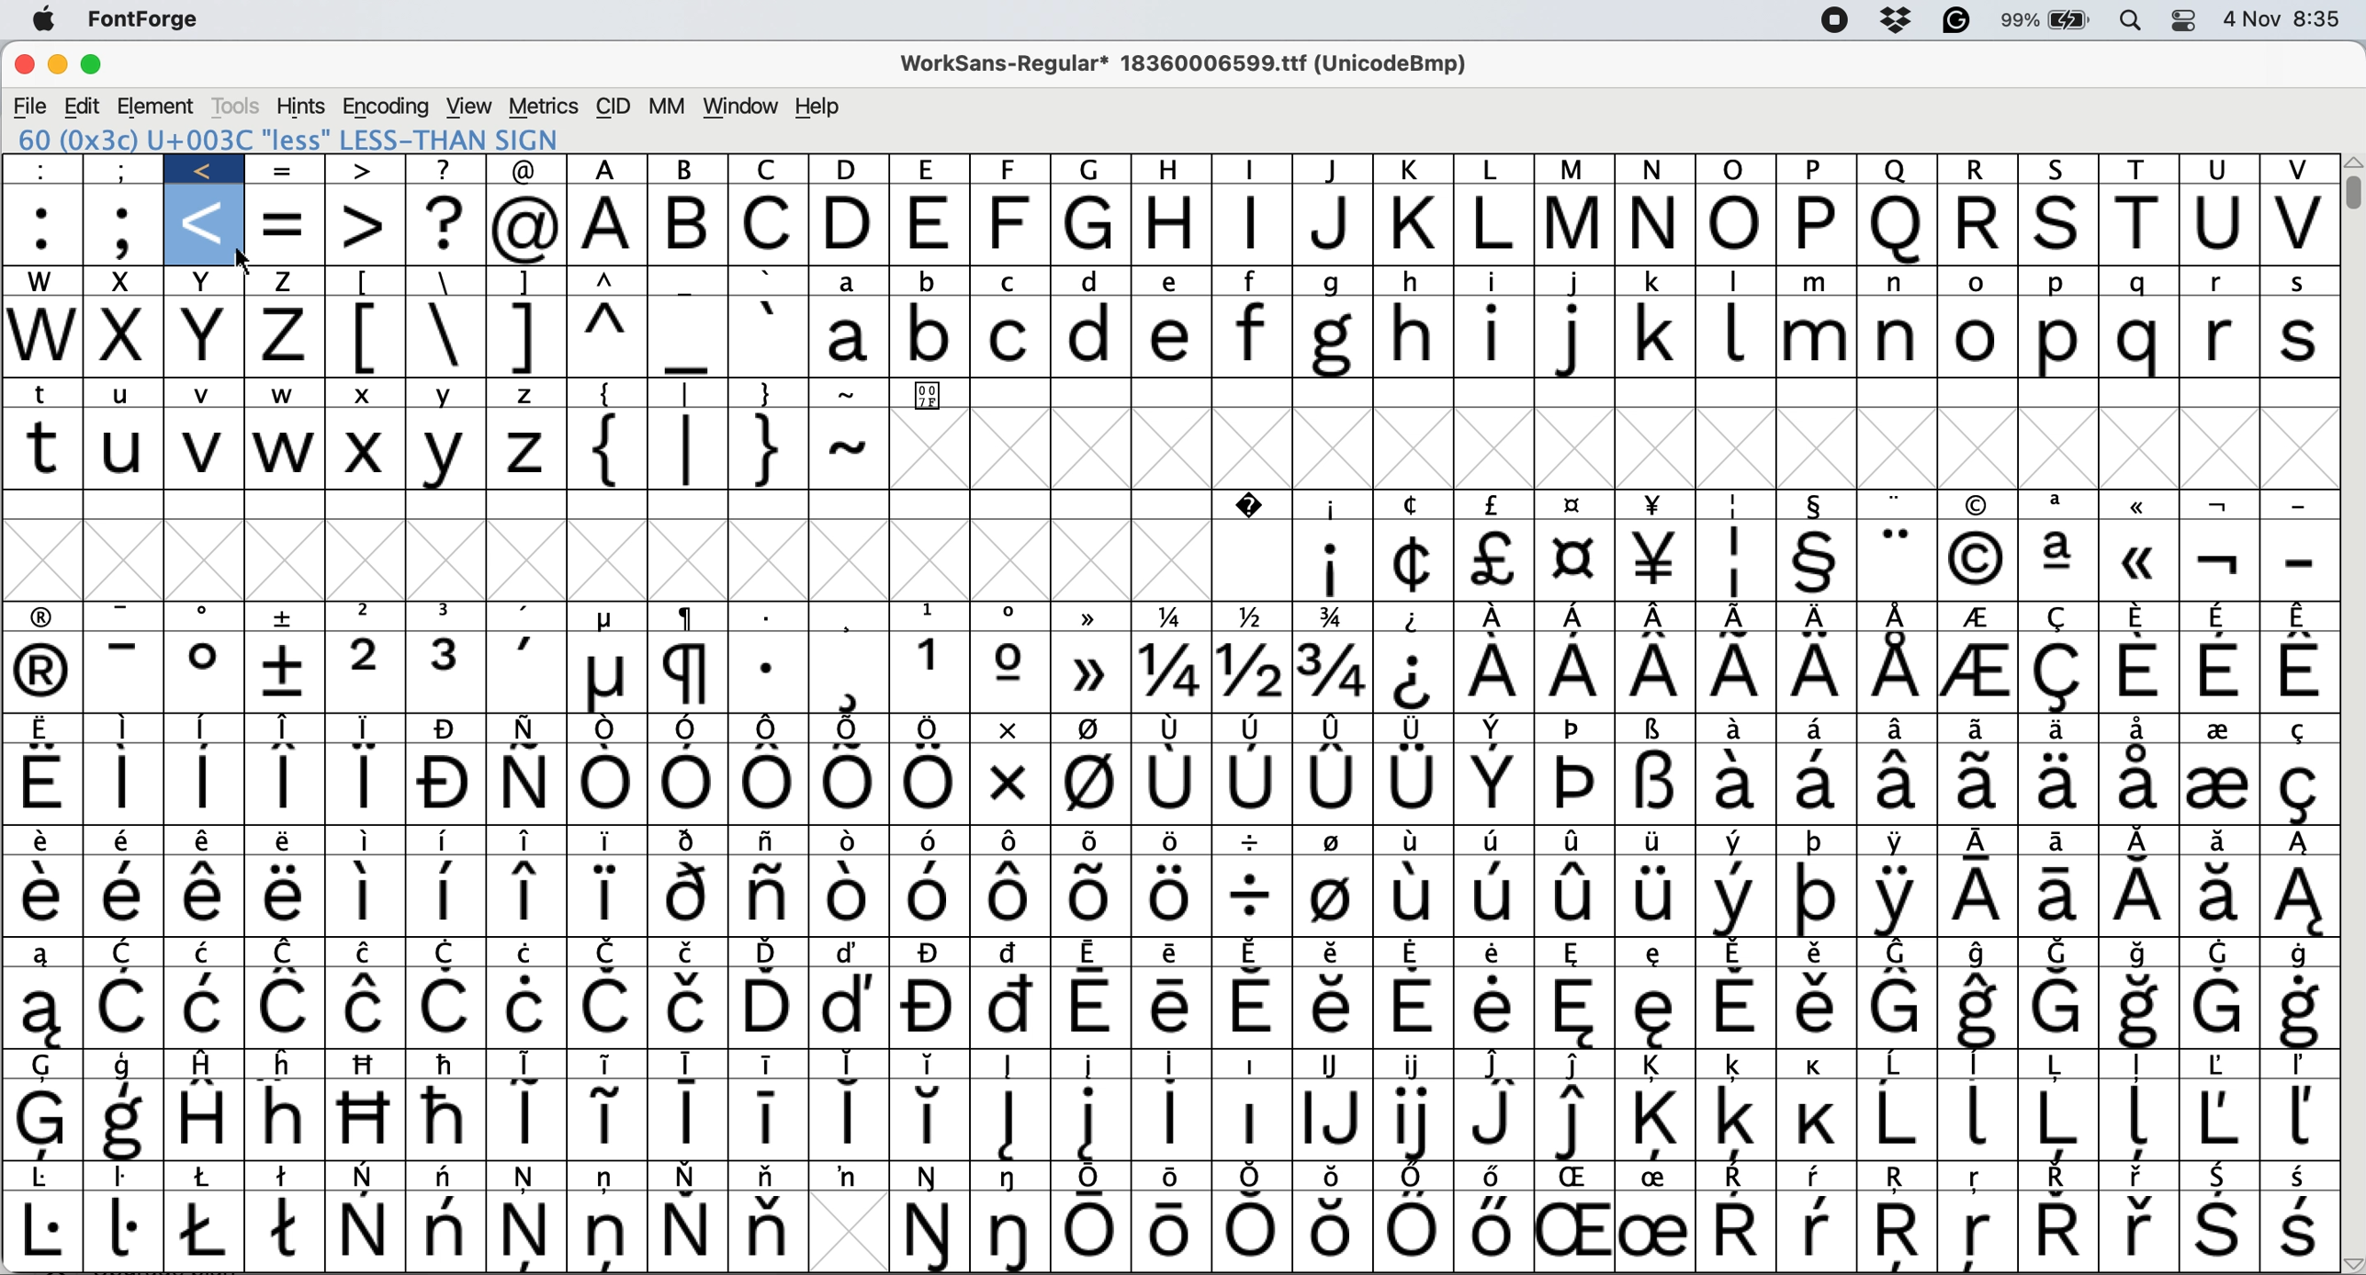  What do you see at coordinates (1413, 335) in the screenshot?
I see `h` at bounding box center [1413, 335].